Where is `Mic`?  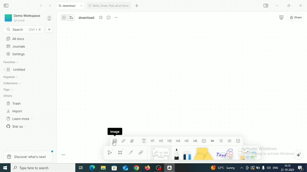 Mic is located at coordinates (263, 168).